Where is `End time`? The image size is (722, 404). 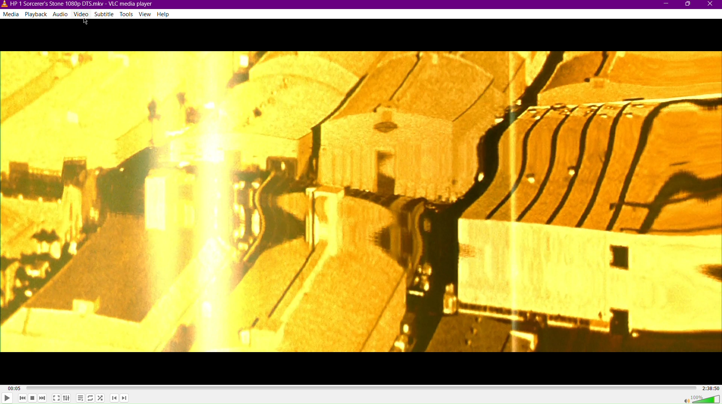
End time is located at coordinates (709, 389).